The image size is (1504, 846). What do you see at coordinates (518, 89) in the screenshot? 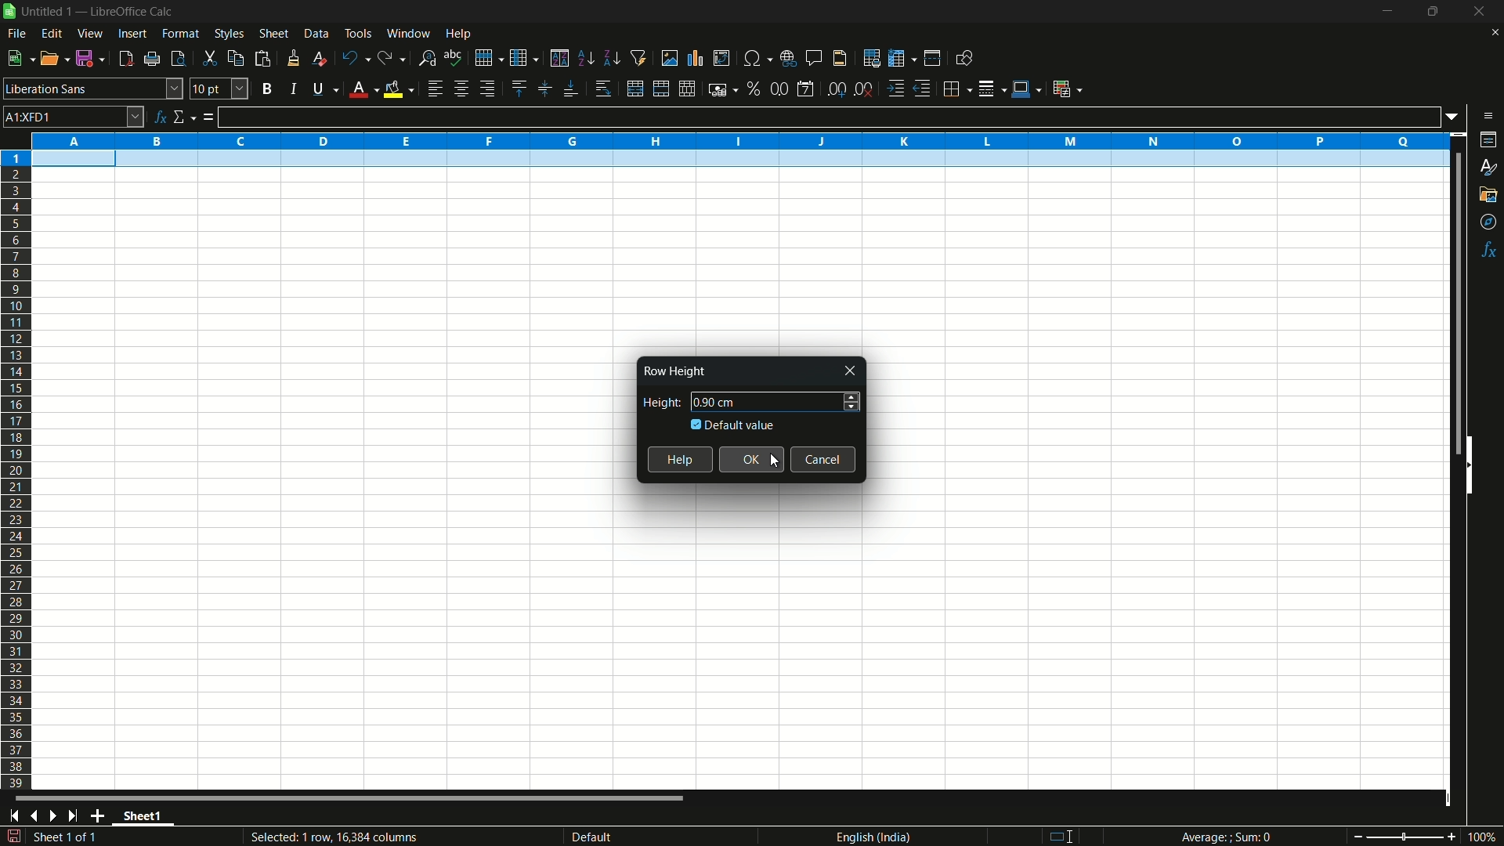
I see `align top` at bounding box center [518, 89].